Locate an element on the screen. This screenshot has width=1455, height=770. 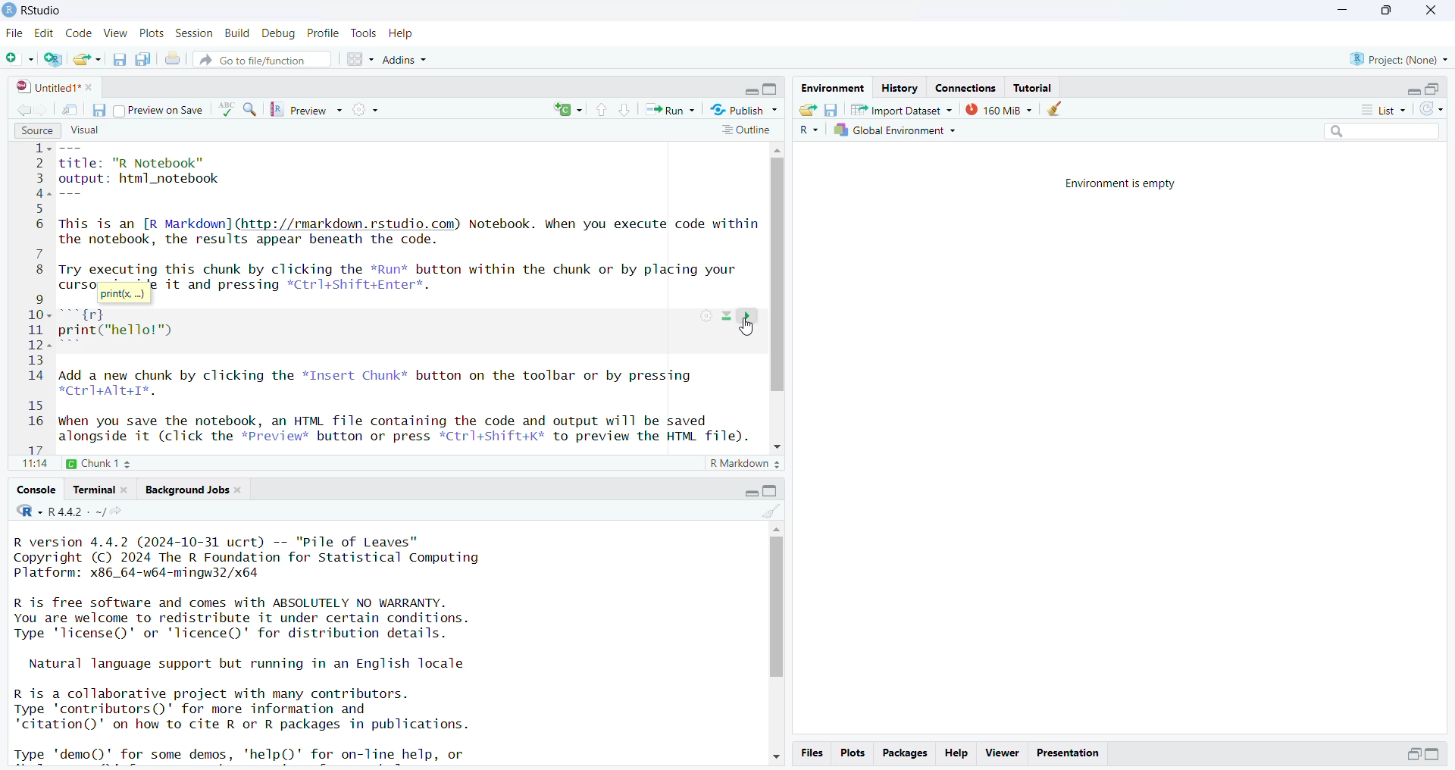
expand is located at coordinates (1413, 753).